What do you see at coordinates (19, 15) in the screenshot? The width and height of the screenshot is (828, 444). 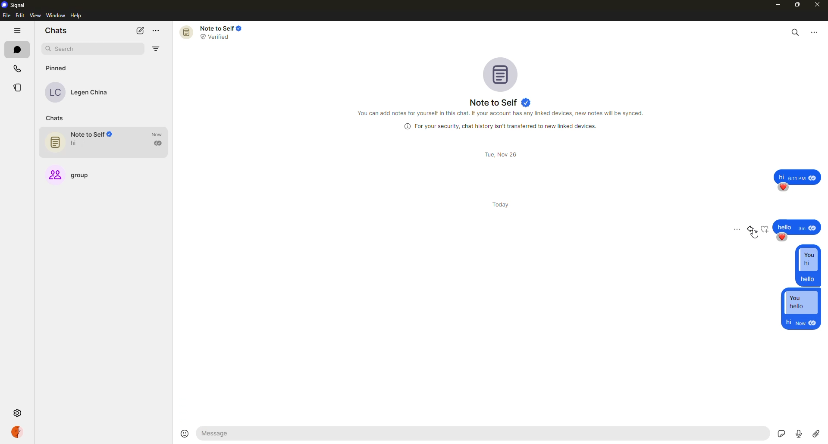 I see `edit` at bounding box center [19, 15].